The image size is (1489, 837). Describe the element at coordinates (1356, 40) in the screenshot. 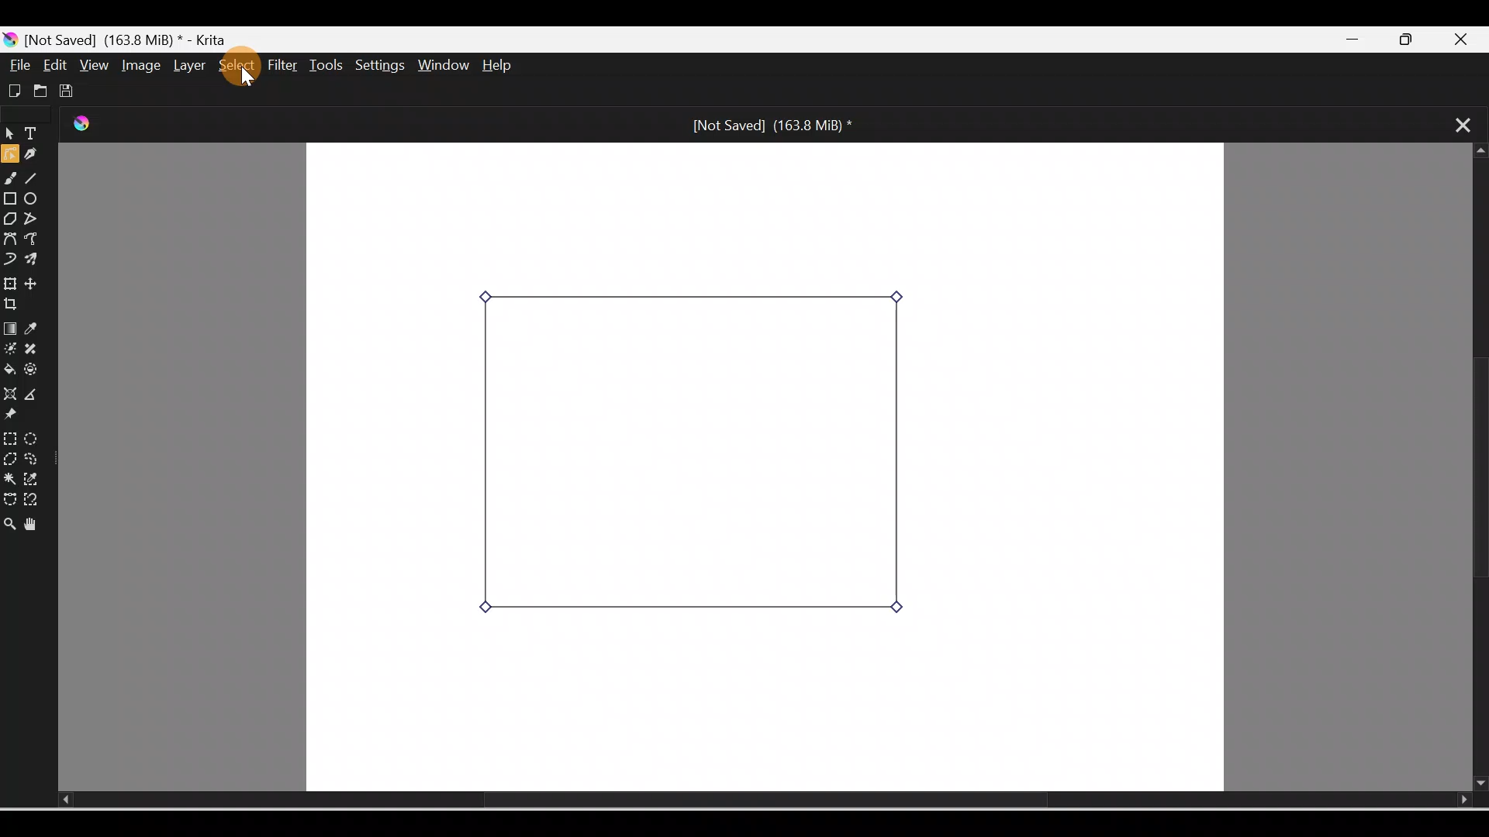

I see `Minimize` at that location.